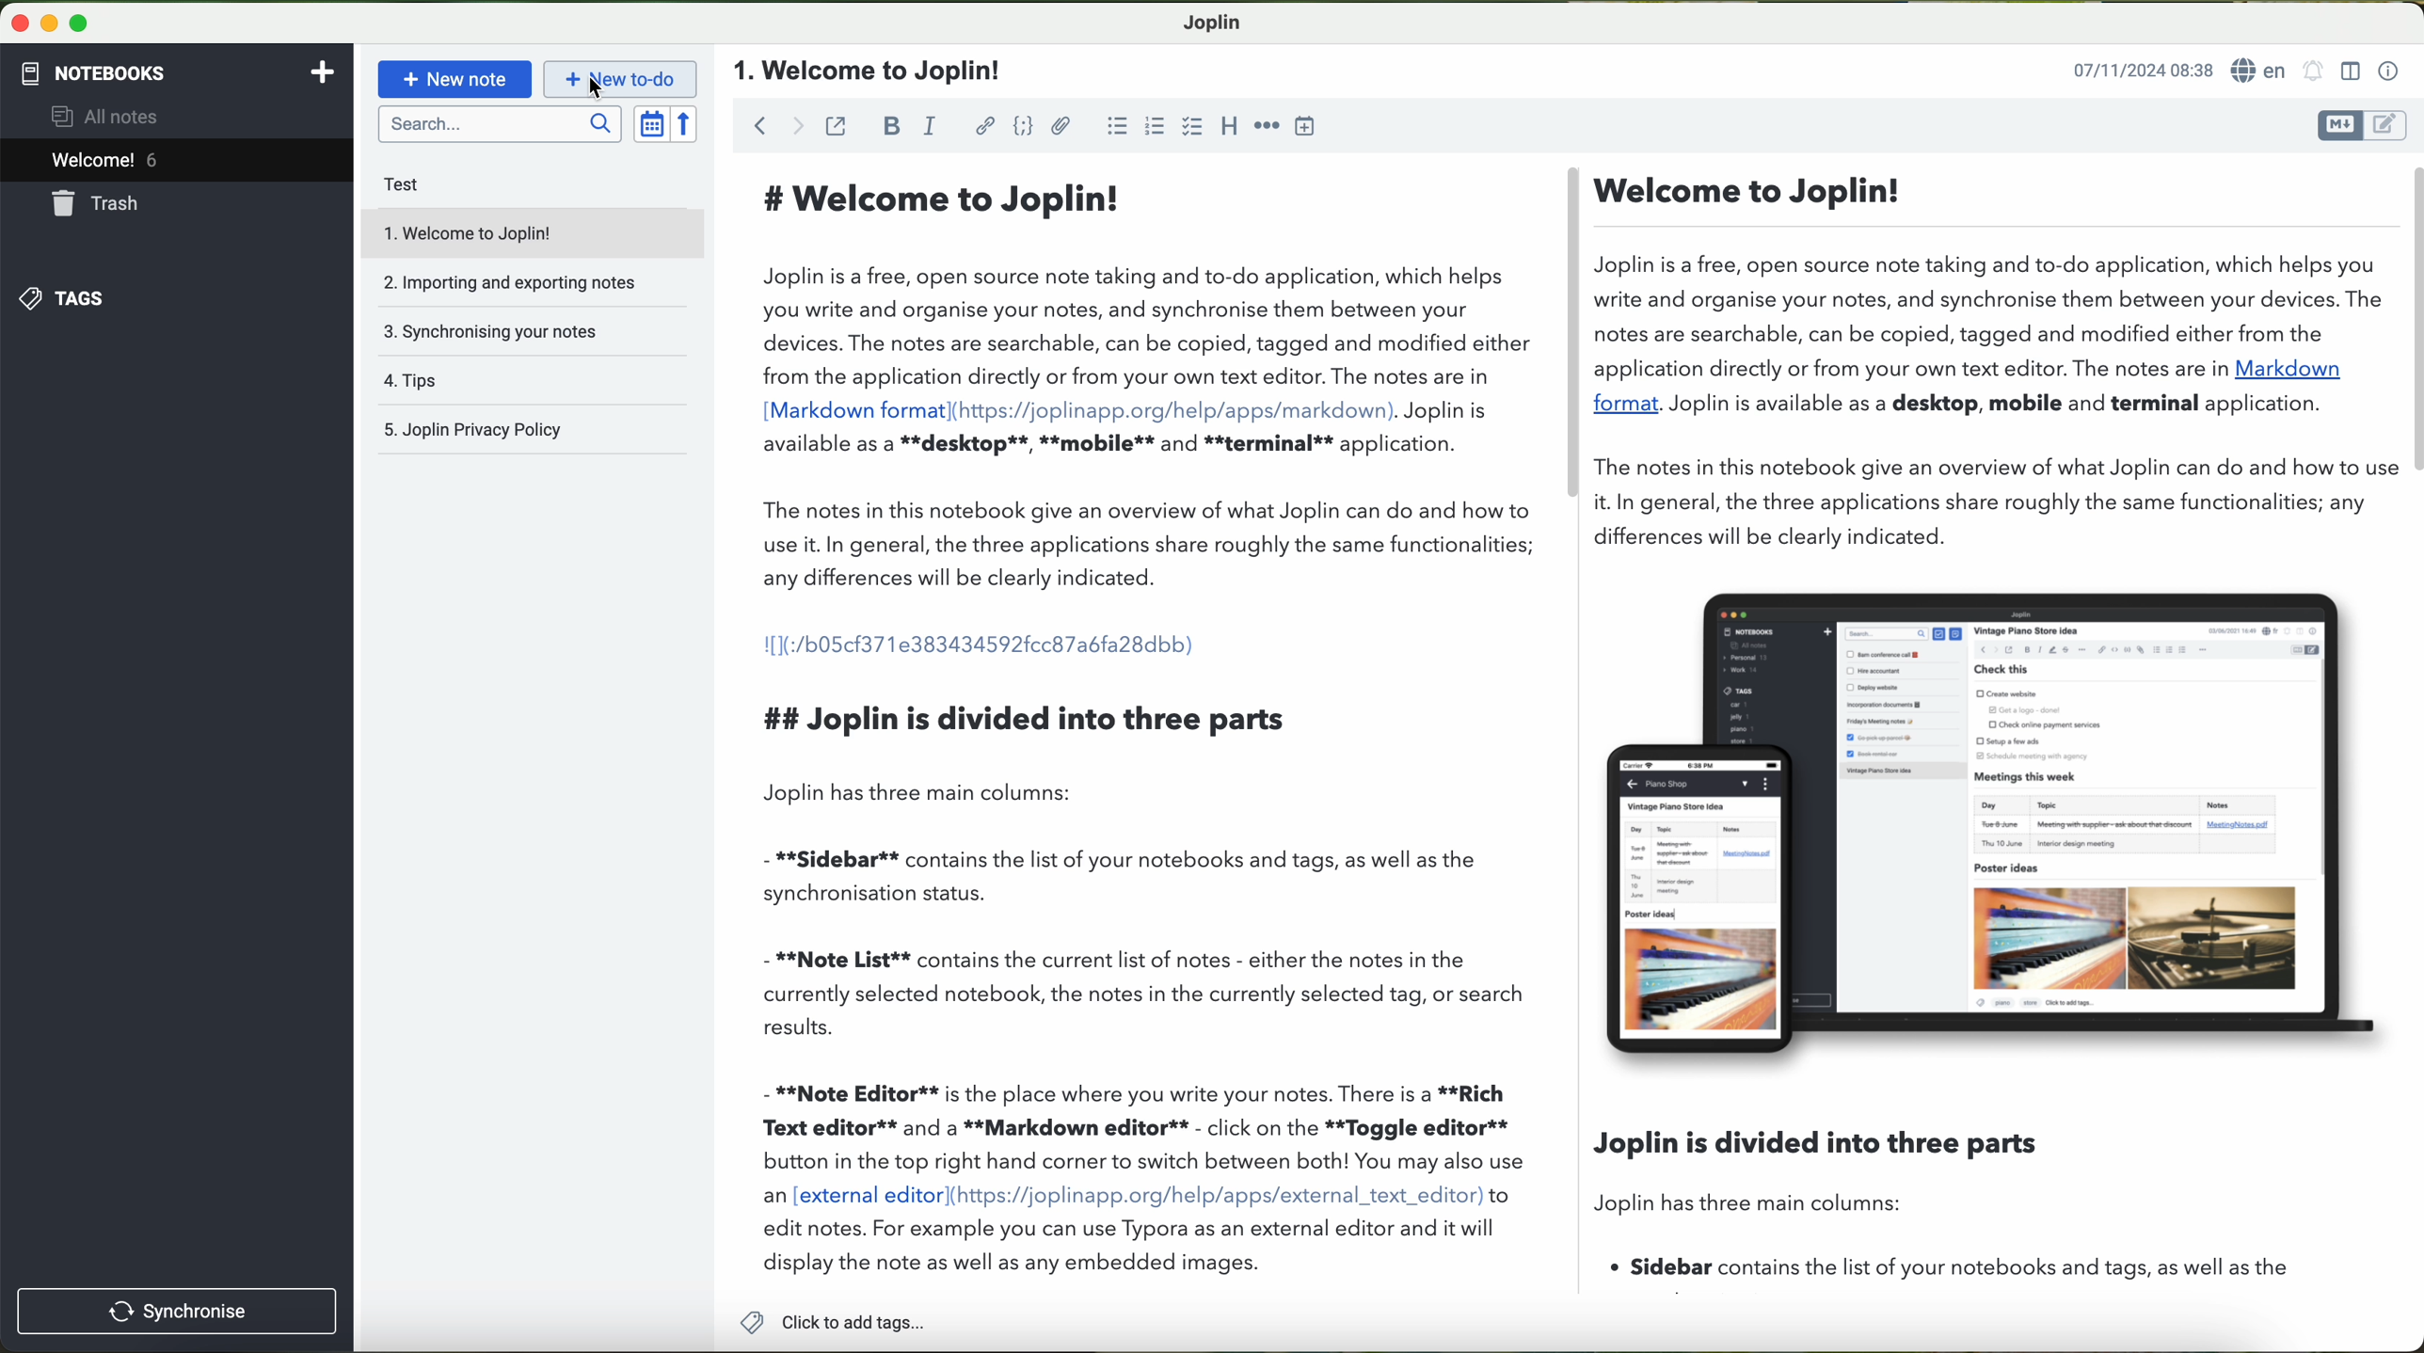  What do you see at coordinates (124, 118) in the screenshot?
I see `all notes` at bounding box center [124, 118].